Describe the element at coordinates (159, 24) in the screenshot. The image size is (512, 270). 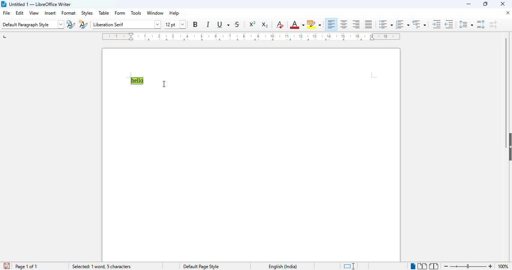
I see `dropdown` at that location.